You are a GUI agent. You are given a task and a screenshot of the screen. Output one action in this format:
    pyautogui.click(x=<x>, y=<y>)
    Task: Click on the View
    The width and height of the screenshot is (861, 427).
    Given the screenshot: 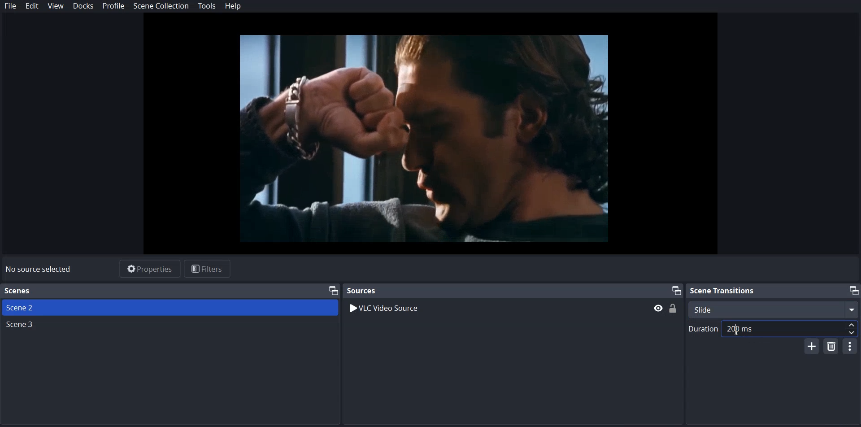 What is the action you would take?
    pyautogui.click(x=55, y=6)
    